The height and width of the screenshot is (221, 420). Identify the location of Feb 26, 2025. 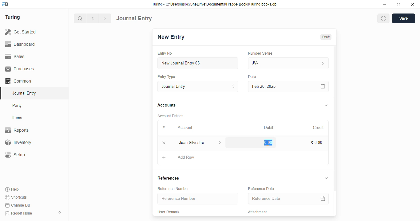
(275, 86).